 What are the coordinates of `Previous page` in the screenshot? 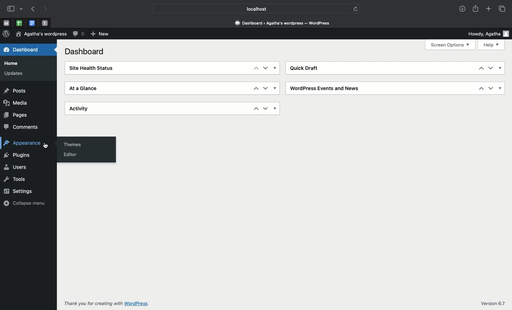 It's located at (32, 10).